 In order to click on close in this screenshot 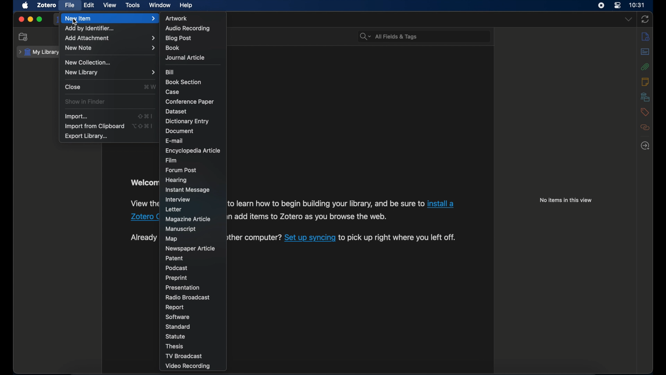, I will do `click(21, 20)`.